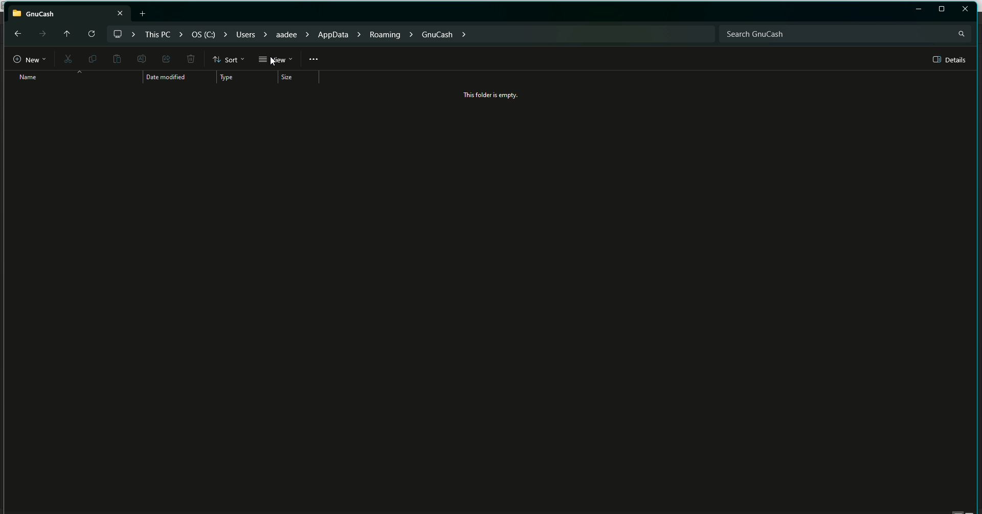 Image resolution: width=982 pixels, height=514 pixels. Describe the element at coordinates (190, 60) in the screenshot. I see `Delete` at that location.